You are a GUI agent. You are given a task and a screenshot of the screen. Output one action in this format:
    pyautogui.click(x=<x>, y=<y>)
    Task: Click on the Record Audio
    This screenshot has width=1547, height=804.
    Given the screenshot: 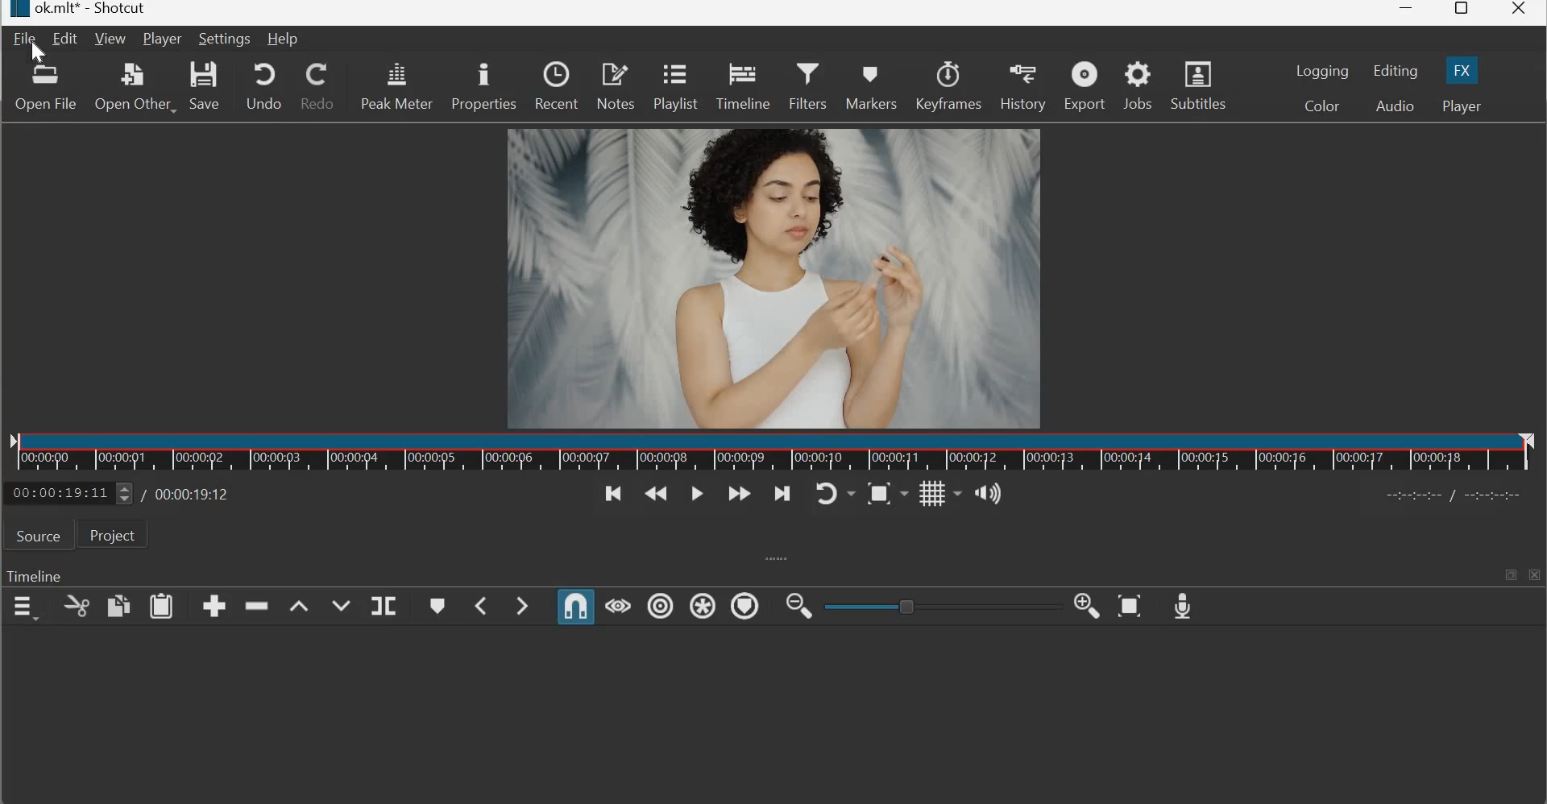 What is the action you would take?
    pyautogui.click(x=1184, y=604)
    